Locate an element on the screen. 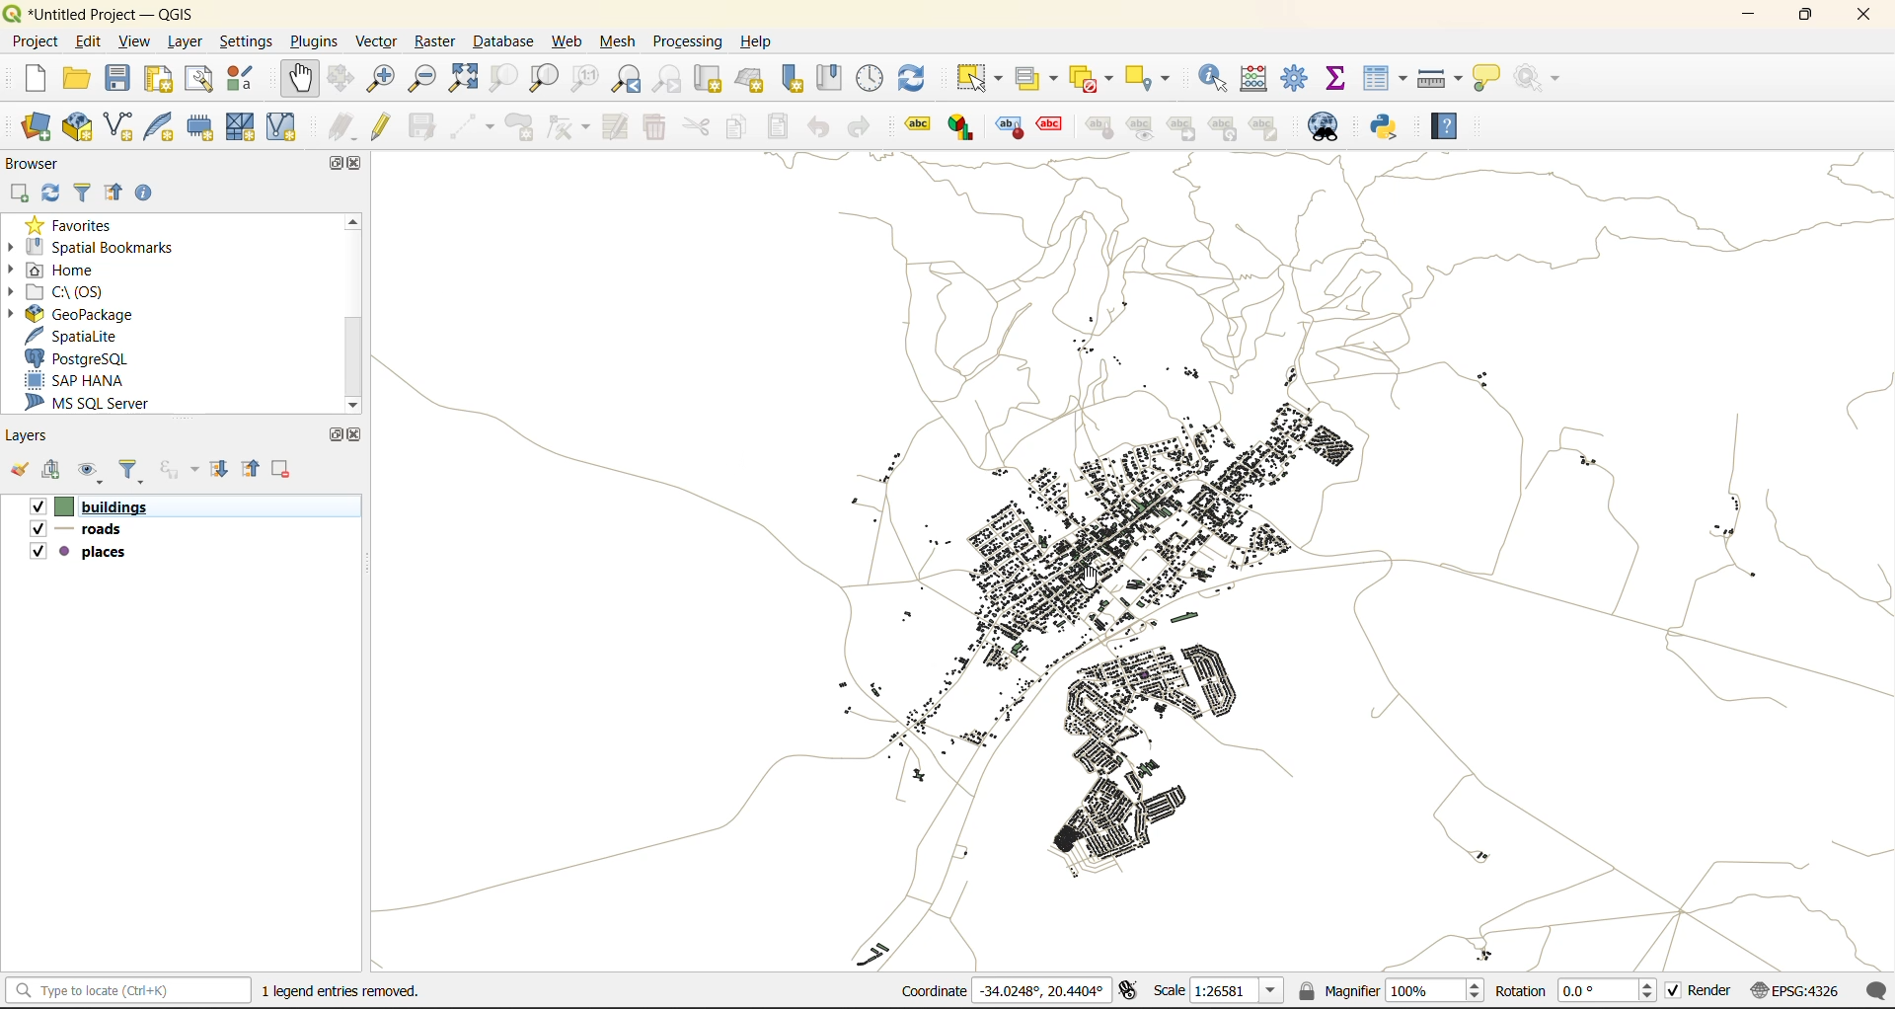  manage map is located at coordinates (95, 472).